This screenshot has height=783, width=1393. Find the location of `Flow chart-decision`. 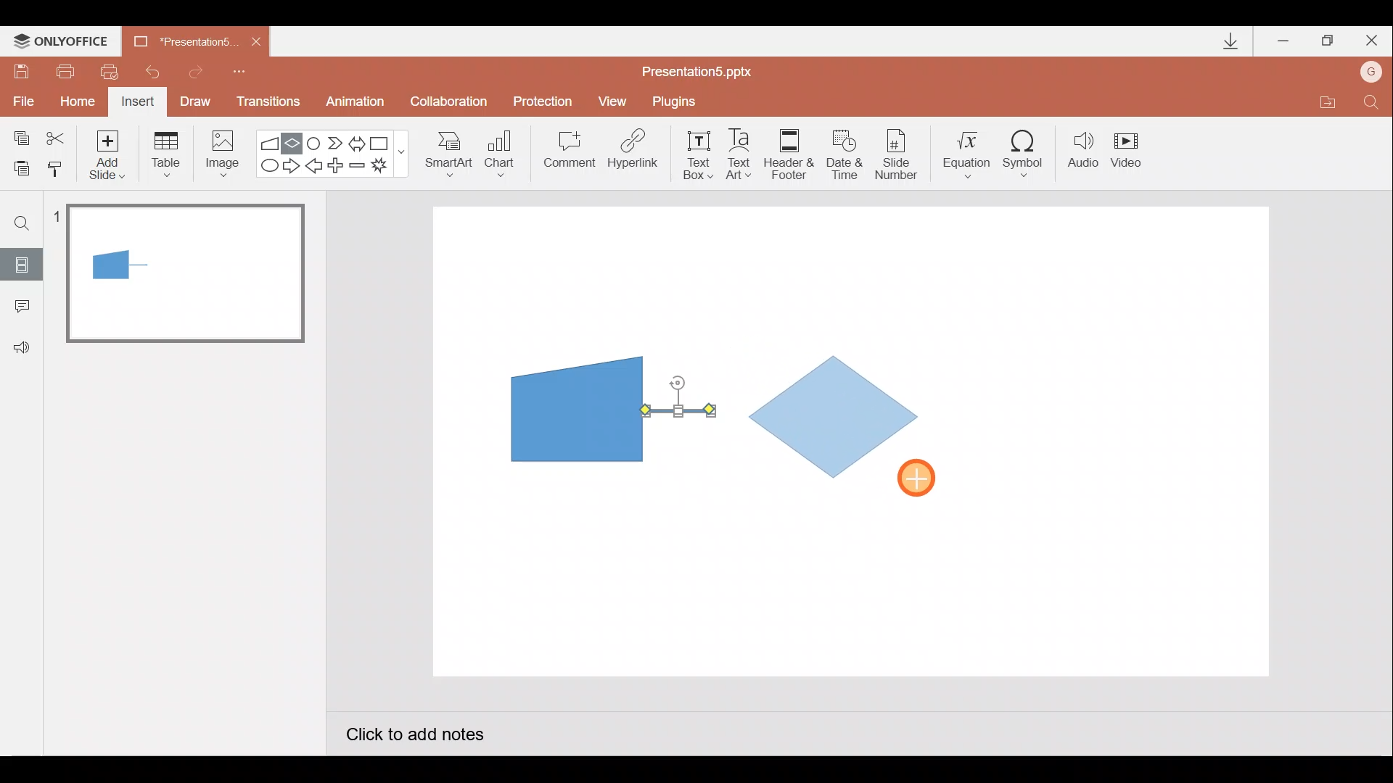

Flow chart-decision is located at coordinates (295, 143).